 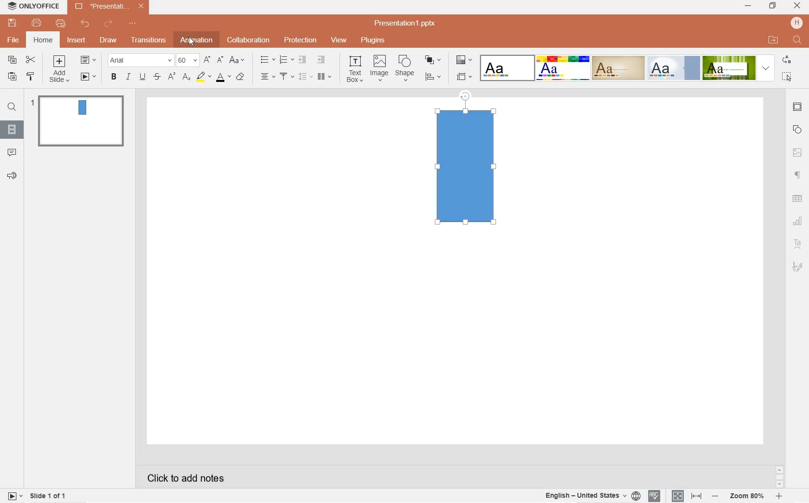 I want to click on view, so click(x=339, y=40).